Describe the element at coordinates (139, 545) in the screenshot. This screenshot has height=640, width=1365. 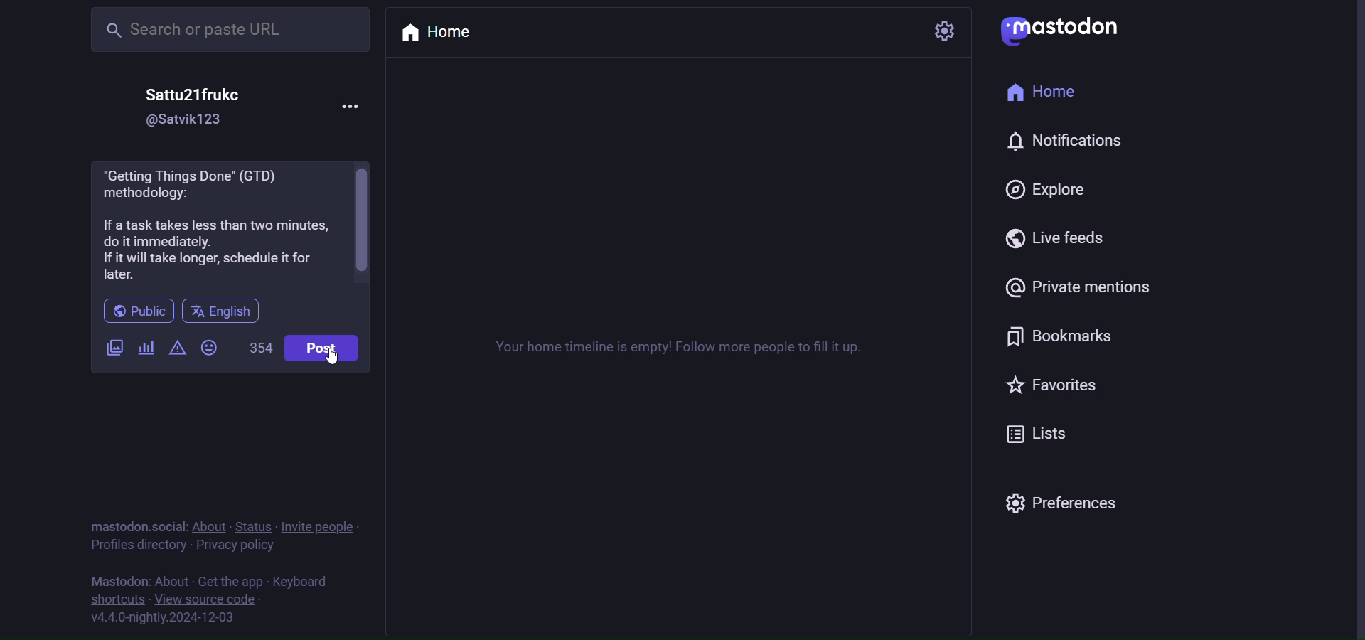
I see `profiles` at that location.